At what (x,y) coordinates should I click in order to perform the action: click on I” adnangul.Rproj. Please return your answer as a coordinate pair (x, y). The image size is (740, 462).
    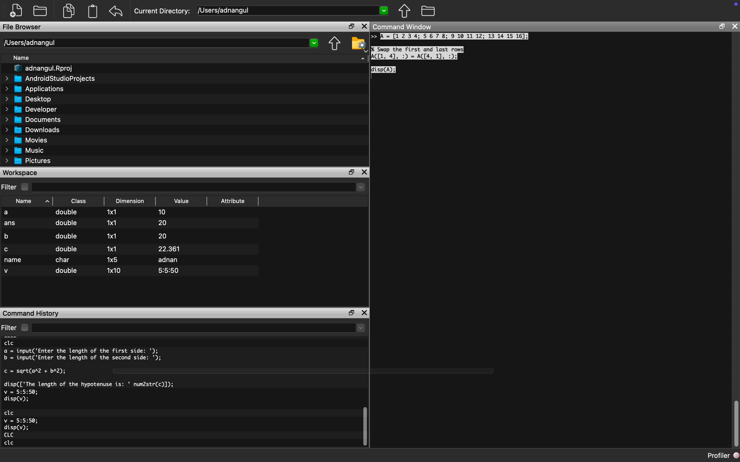
    Looking at the image, I should click on (41, 68).